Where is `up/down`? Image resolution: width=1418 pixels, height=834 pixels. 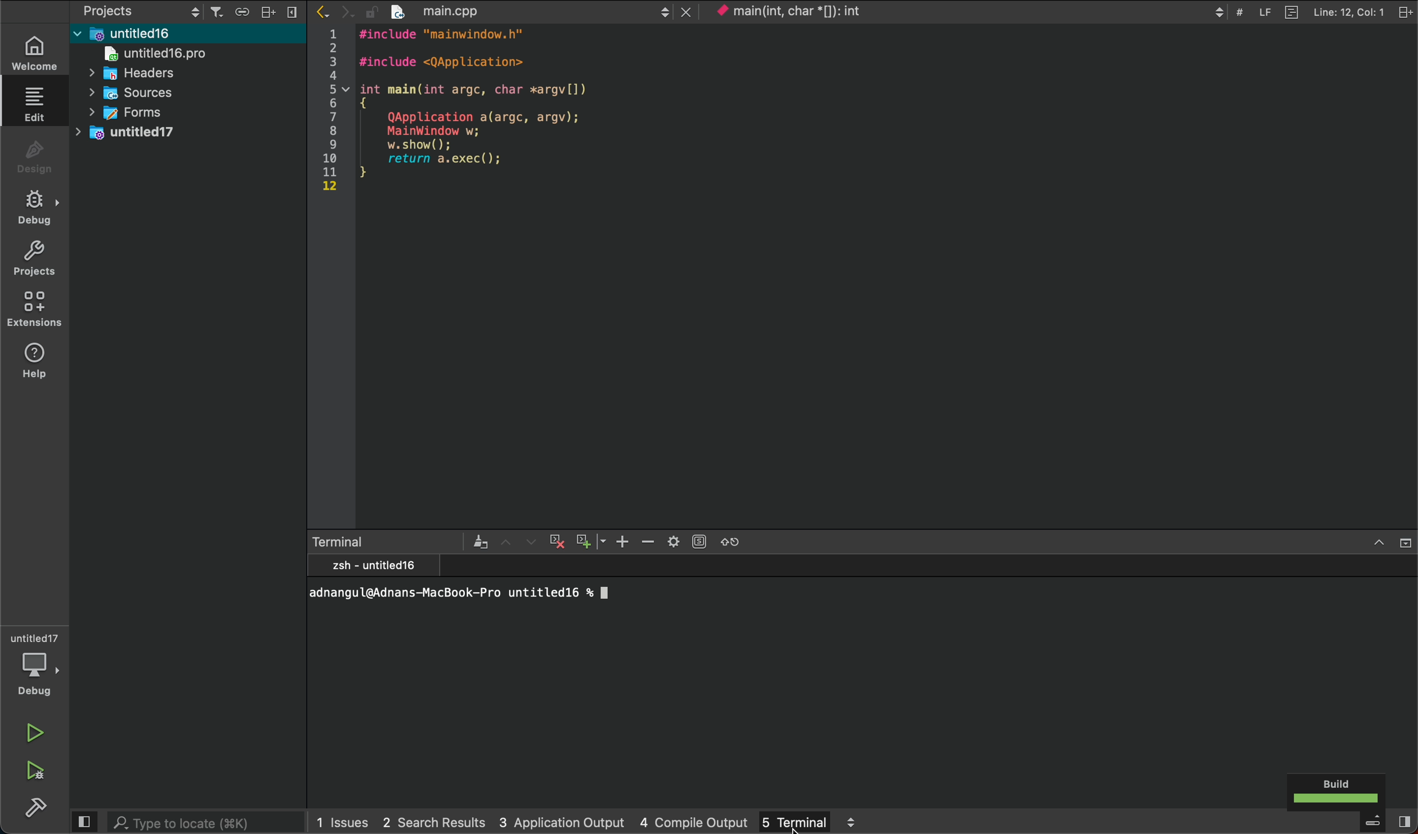
up/down is located at coordinates (194, 10).